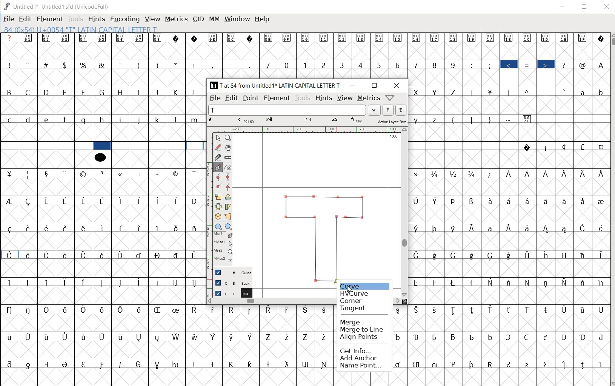 The height and width of the screenshot is (386, 615). Describe the element at coordinates (229, 137) in the screenshot. I see `zoom` at that location.